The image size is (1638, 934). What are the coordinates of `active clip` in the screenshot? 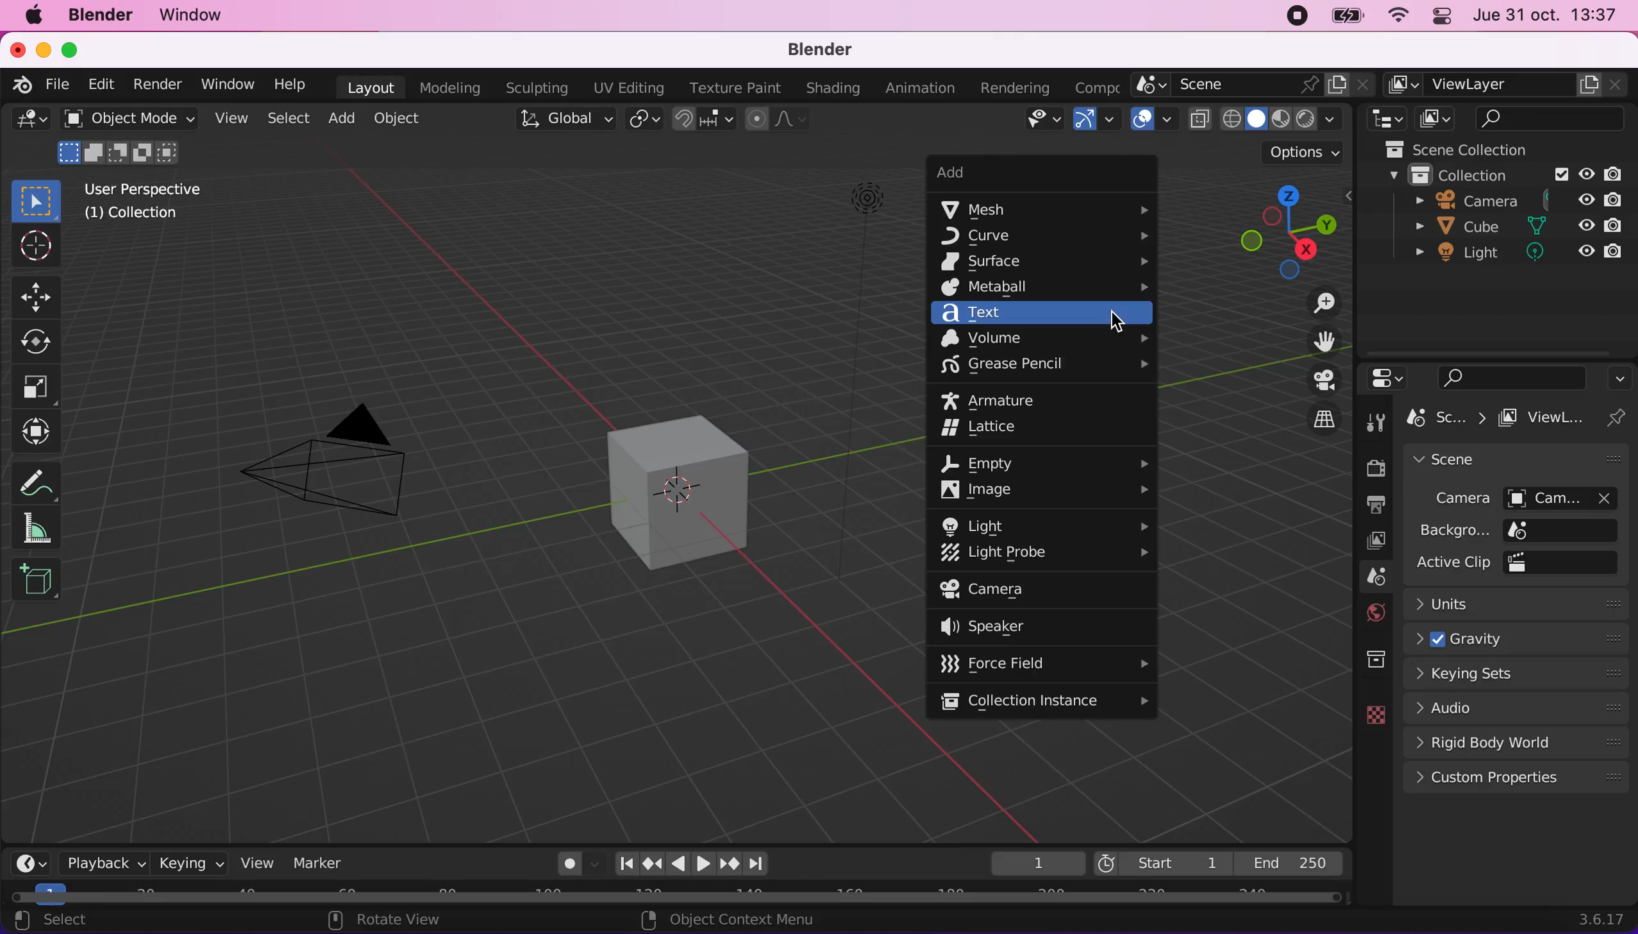 It's located at (1519, 563).